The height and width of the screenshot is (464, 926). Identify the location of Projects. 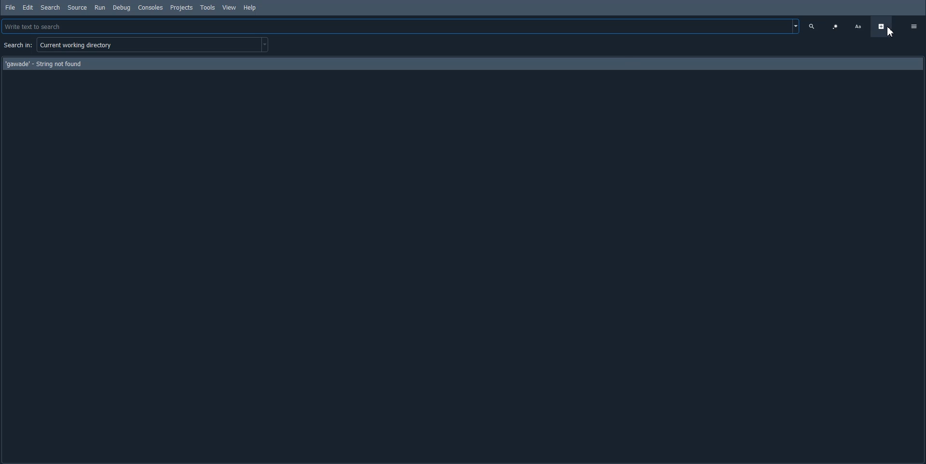
(182, 7).